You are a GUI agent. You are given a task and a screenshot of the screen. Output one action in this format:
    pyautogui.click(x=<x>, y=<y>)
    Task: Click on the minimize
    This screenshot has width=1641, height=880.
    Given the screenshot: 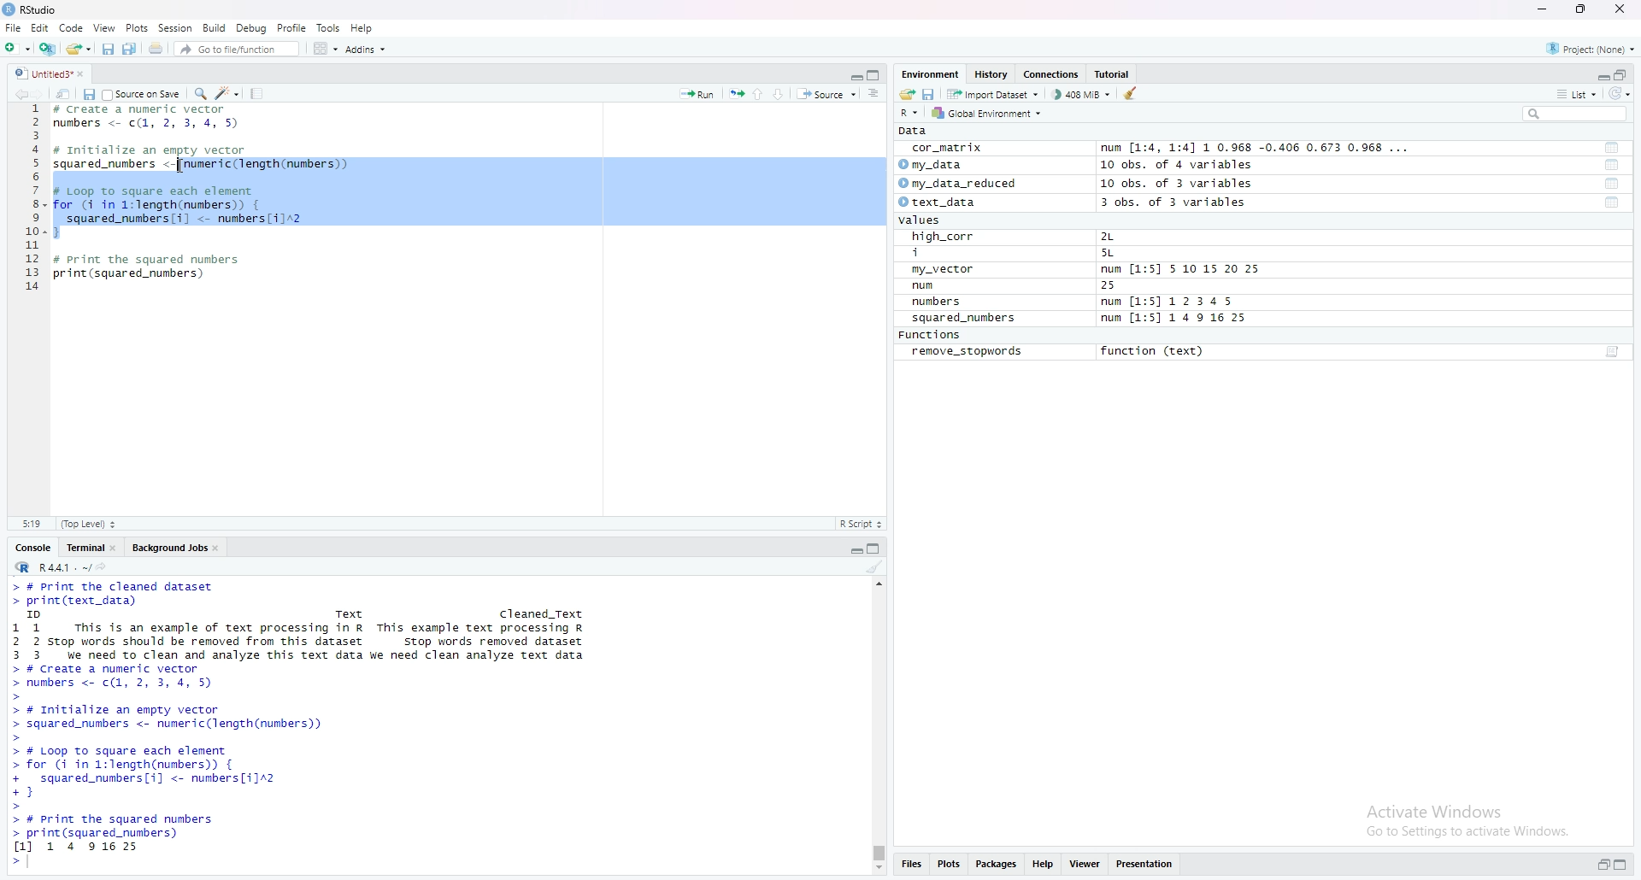 What is the action you would take?
    pyautogui.click(x=855, y=73)
    